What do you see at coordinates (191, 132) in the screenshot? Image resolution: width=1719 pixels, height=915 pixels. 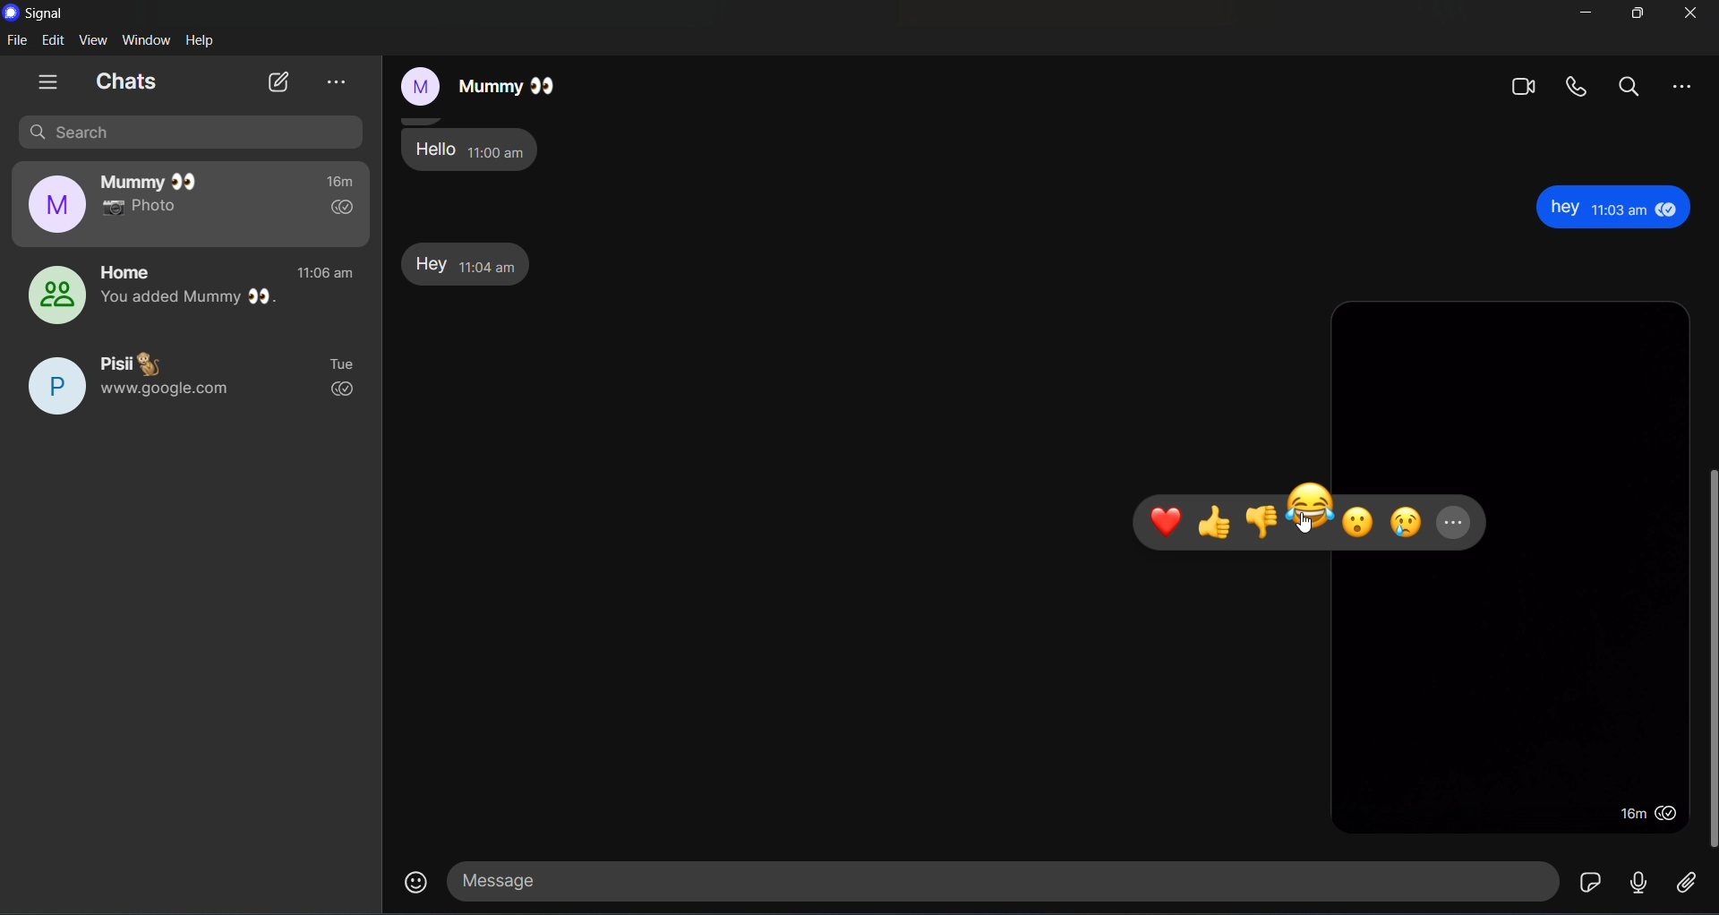 I see `search` at bounding box center [191, 132].